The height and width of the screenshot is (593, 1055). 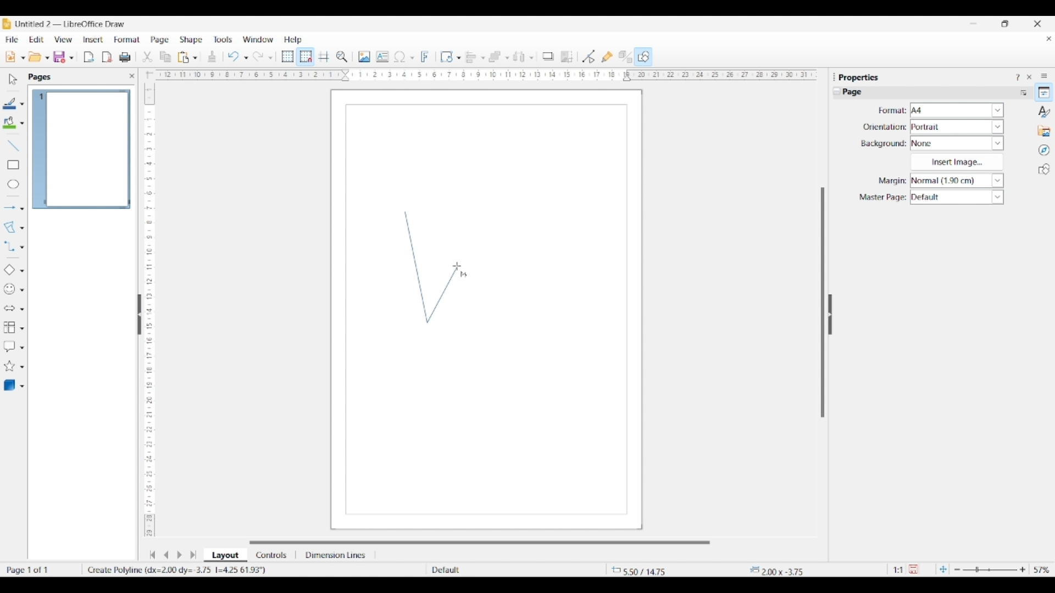 What do you see at coordinates (22, 367) in the screenshot?
I see `Star and banner options` at bounding box center [22, 367].